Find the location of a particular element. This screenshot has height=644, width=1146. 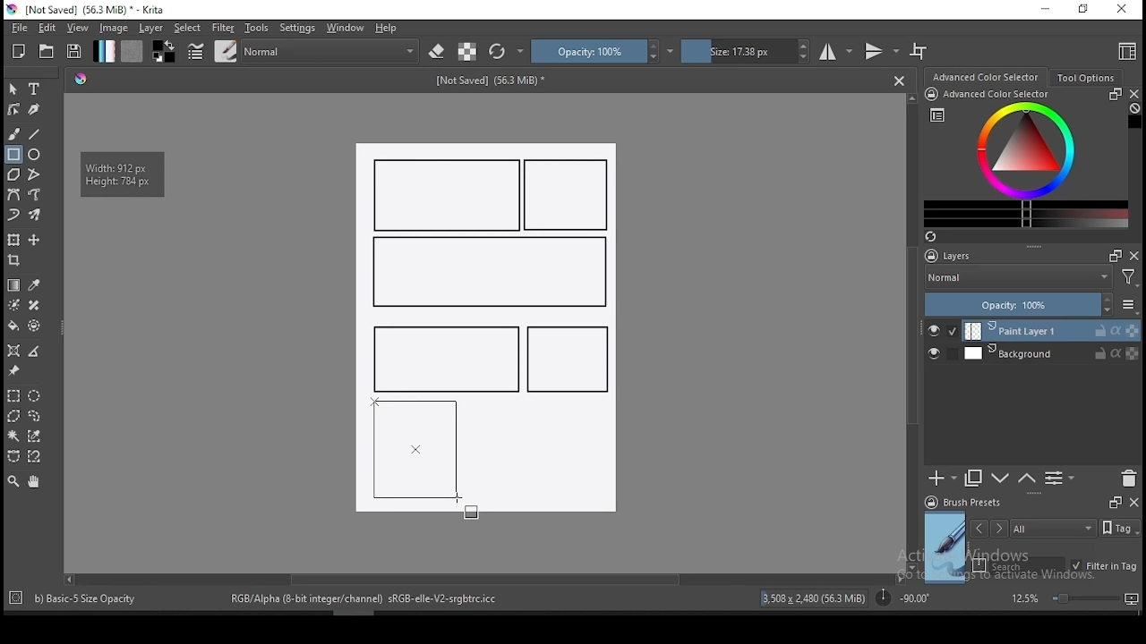

tools is located at coordinates (257, 28).